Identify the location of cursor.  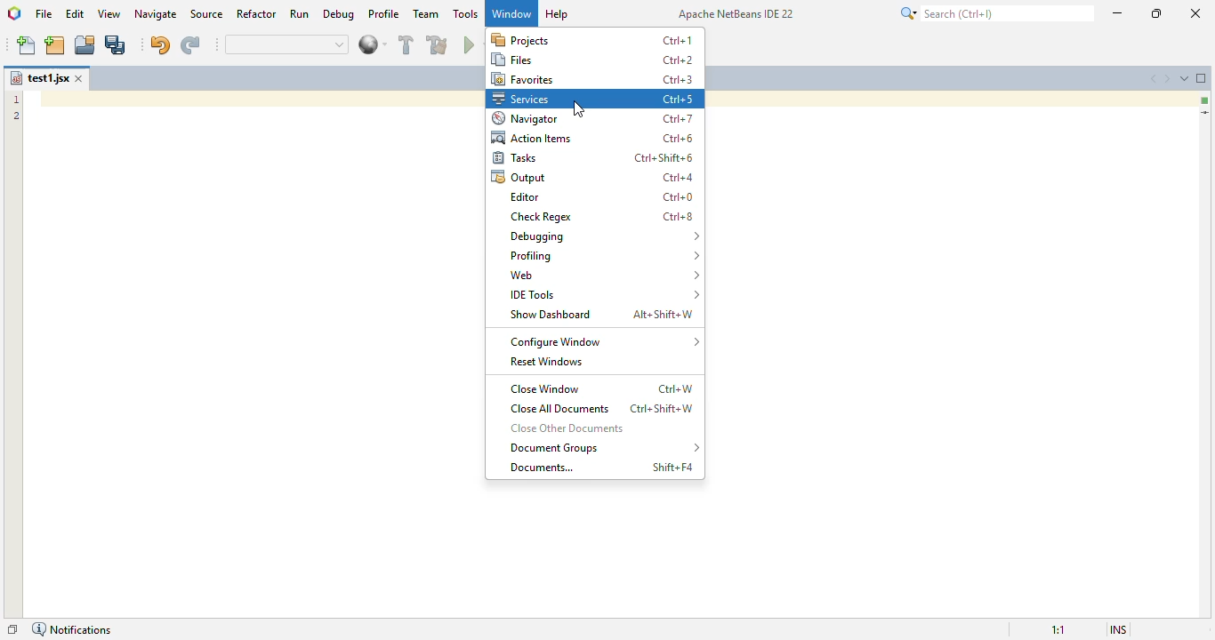
(579, 109).